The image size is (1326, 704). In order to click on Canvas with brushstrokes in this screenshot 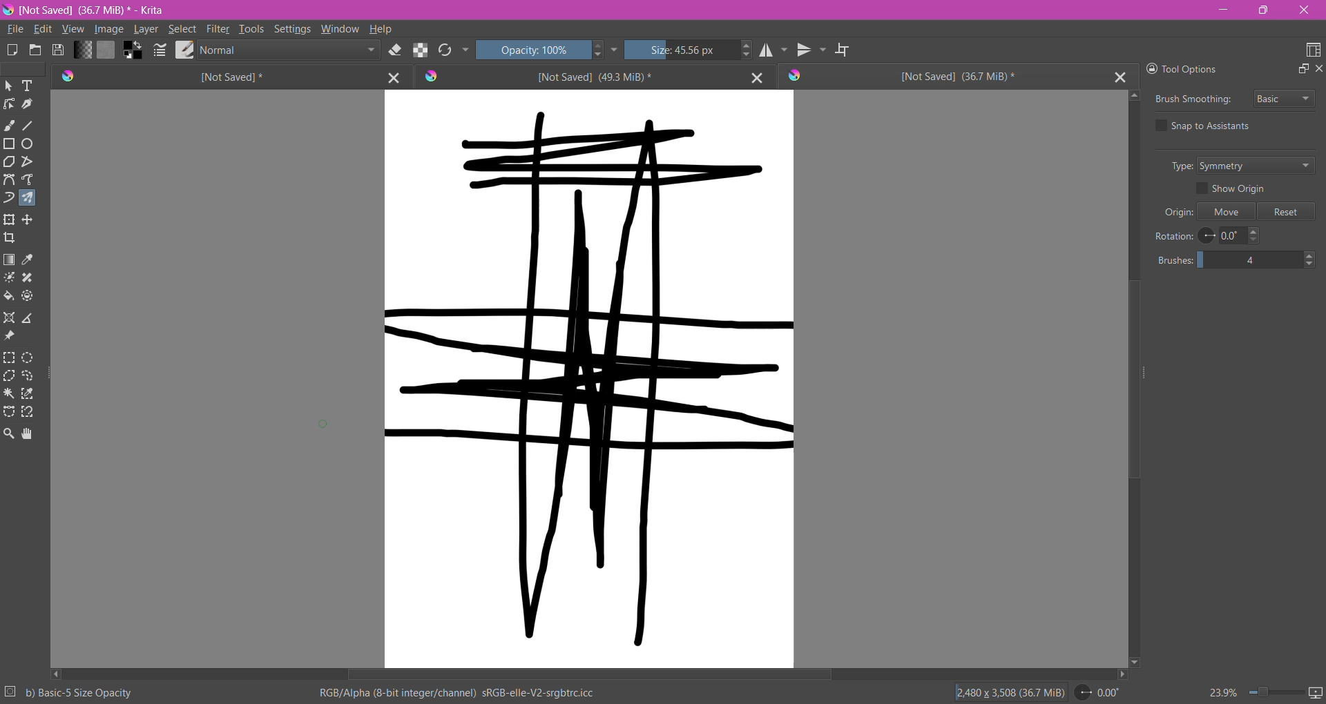, I will do `click(586, 379)`.